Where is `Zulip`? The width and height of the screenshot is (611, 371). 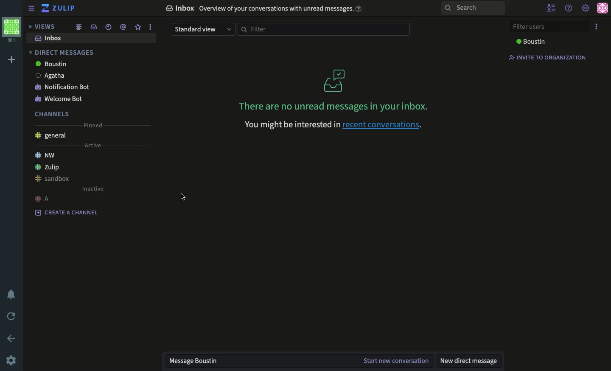
Zulip is located at coordinates (58, 8).